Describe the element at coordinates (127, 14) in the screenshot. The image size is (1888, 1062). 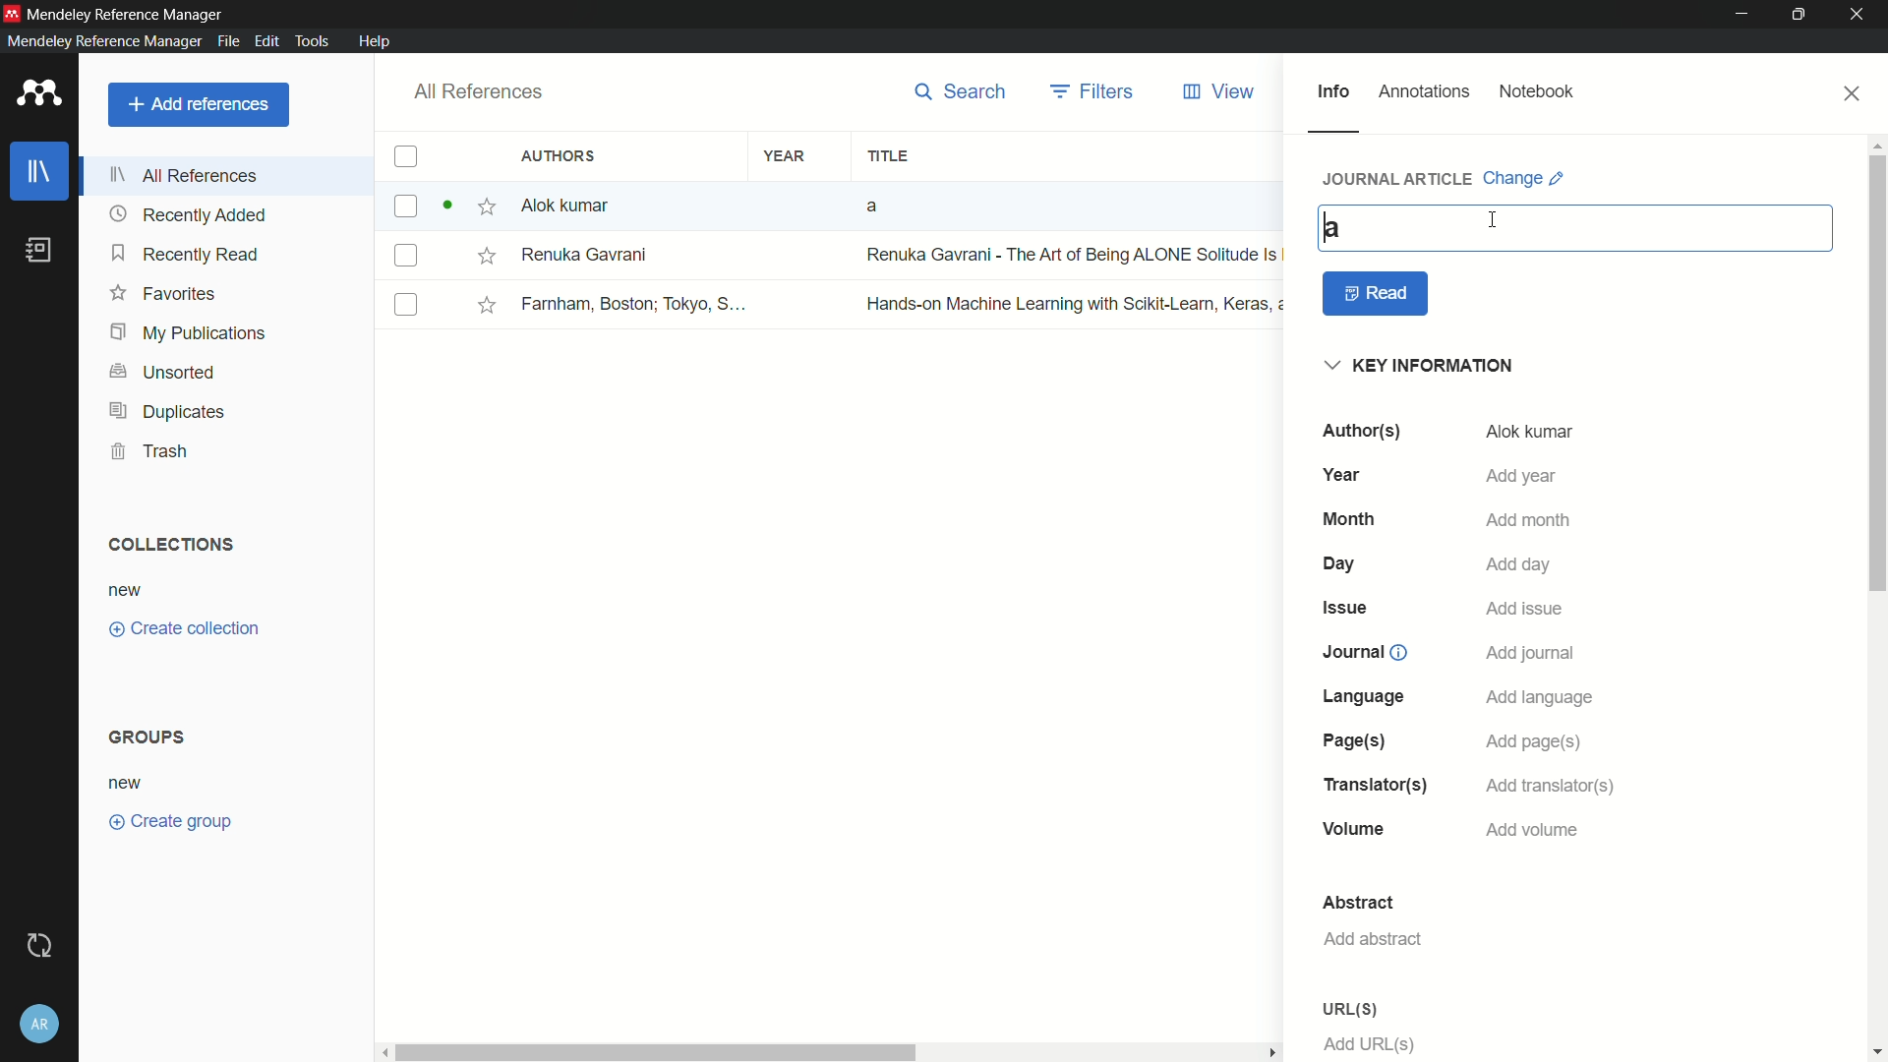
I see `app name` at that location.